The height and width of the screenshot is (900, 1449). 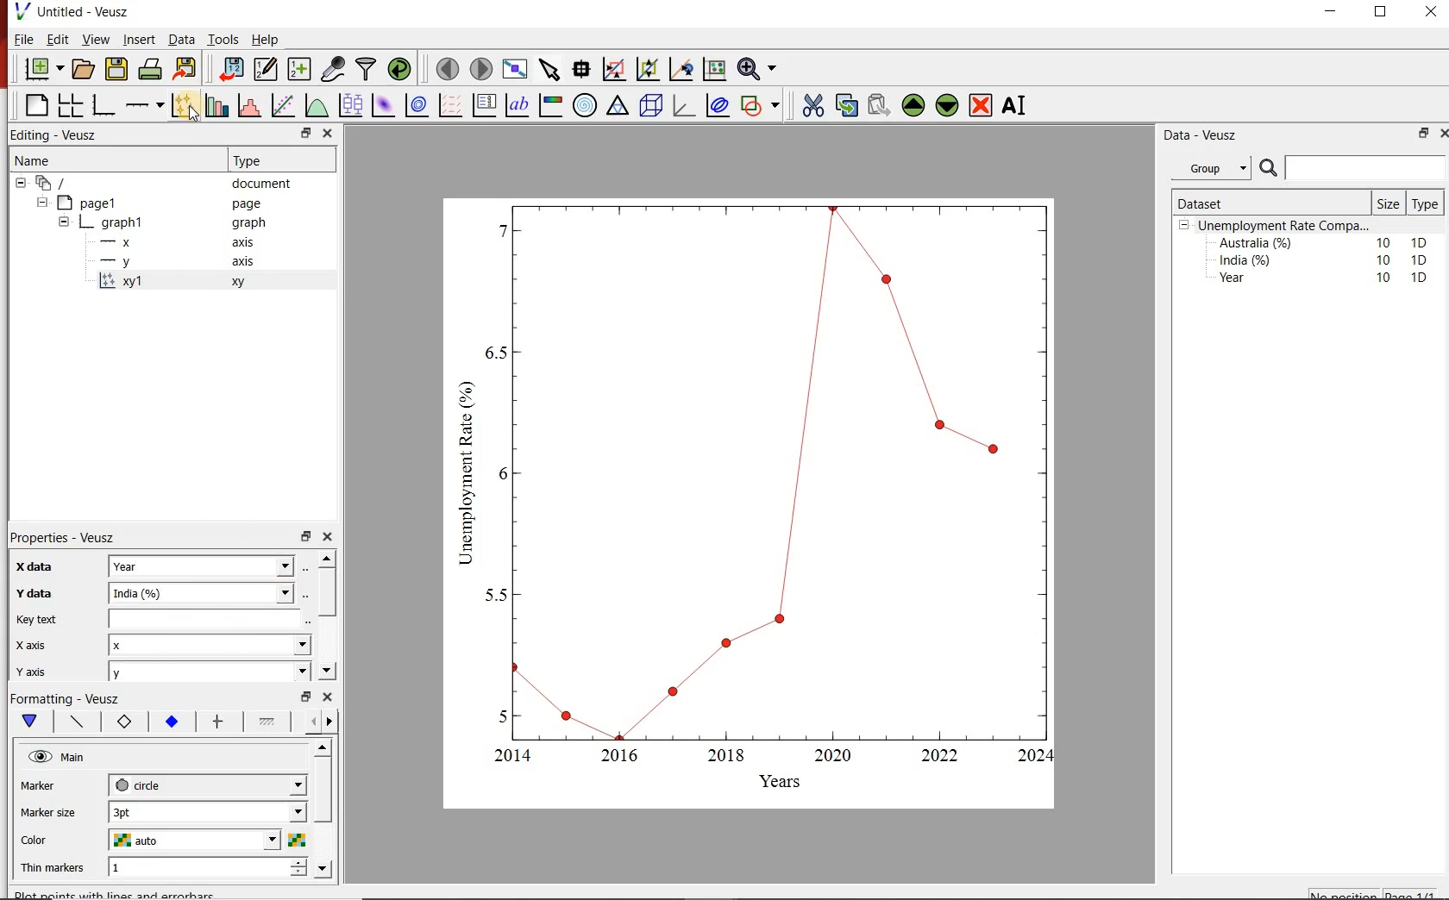 What do you see at coordinates (204, 566) in the screenshot?
I see `Year` at bounding box center [204, 566].